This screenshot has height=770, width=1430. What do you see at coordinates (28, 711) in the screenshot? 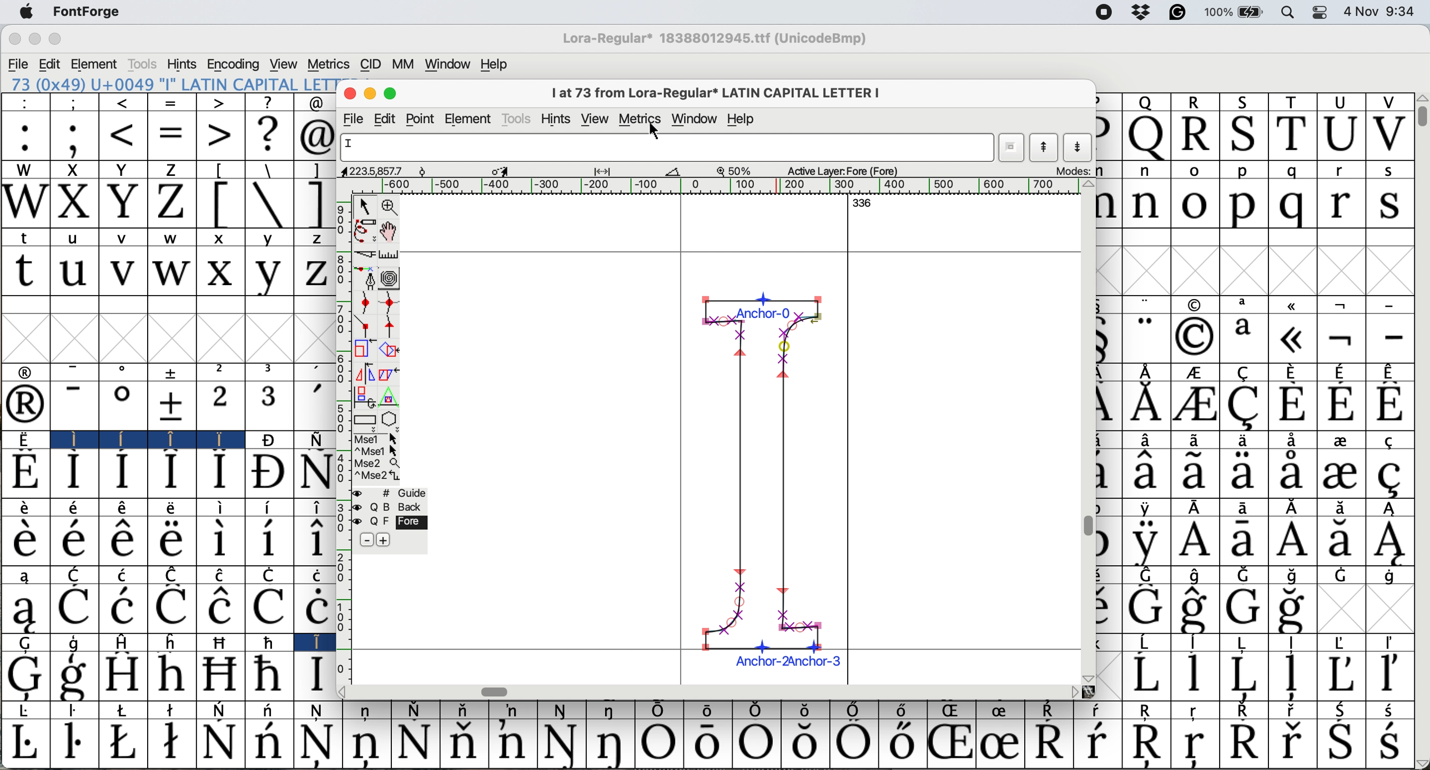
I see `Symbol` at bounding box center [28, 711].